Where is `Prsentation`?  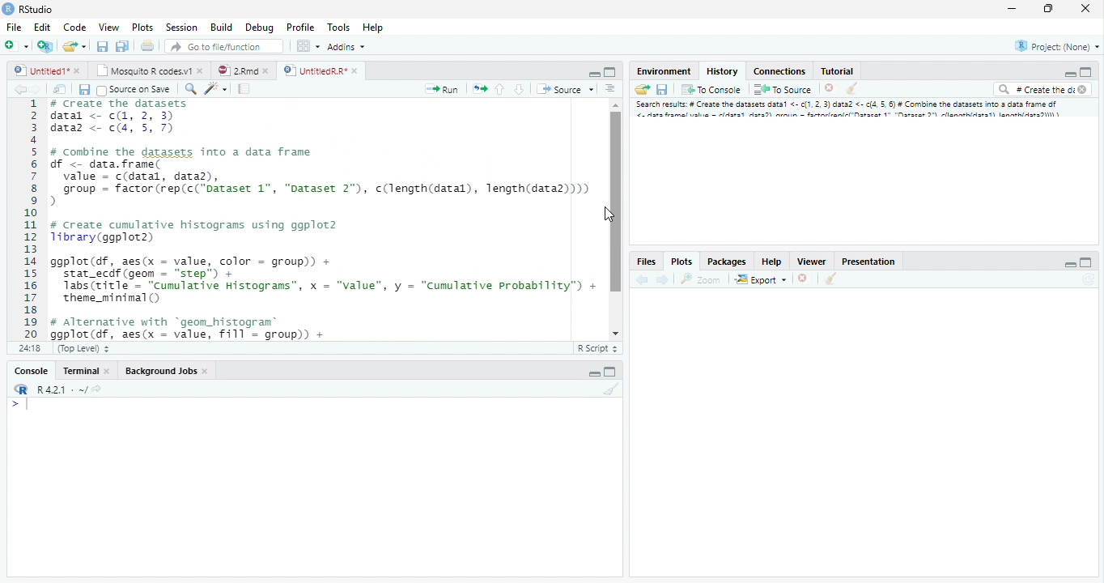 Prsentation is located at coordinates (865, 260).